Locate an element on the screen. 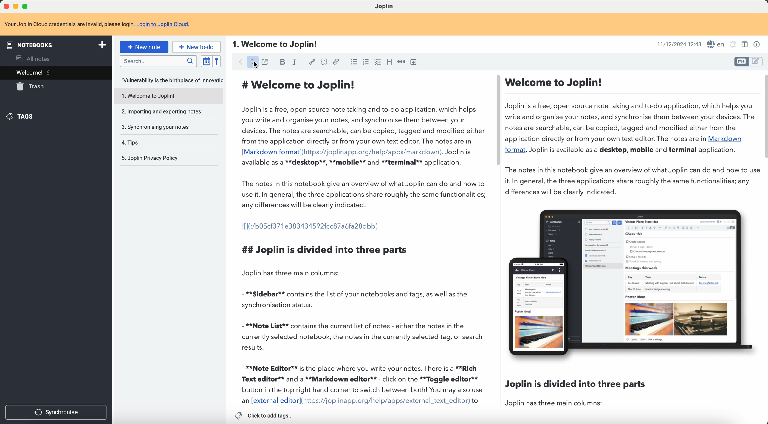 The height and width of the screenshot is (424, 768). numered list is located at coordinates (365, 63).